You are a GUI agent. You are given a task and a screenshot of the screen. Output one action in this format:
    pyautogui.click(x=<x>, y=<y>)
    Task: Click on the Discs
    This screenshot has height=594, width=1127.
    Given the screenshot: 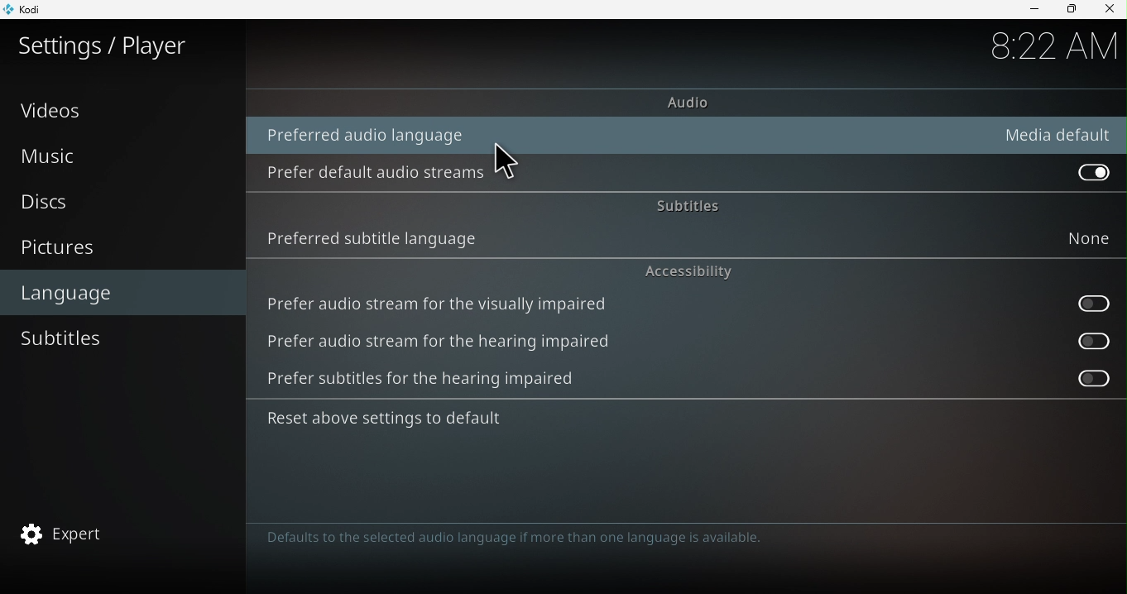 What is the action you would take?
    pyautogui.click(x=116, y=205)
    